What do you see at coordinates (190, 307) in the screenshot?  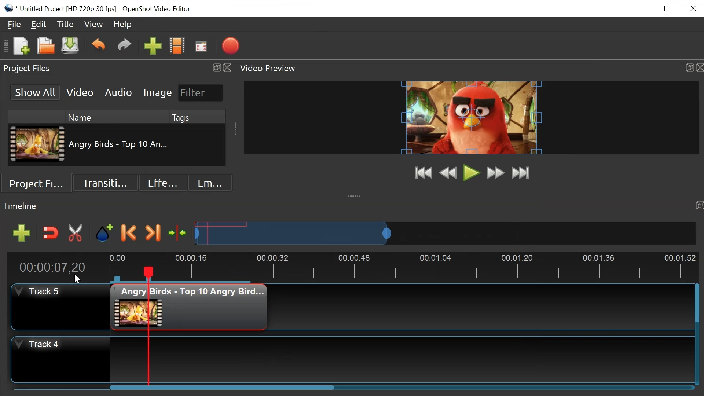 I see `Clip at the timeline` at bounding box center [190, 307].